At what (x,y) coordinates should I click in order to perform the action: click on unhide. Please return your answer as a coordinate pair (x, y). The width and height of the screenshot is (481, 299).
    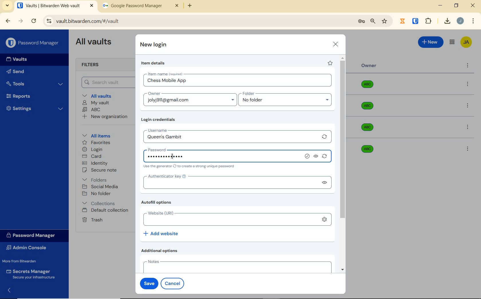
    Looking at the image, I should click on (316, 157).